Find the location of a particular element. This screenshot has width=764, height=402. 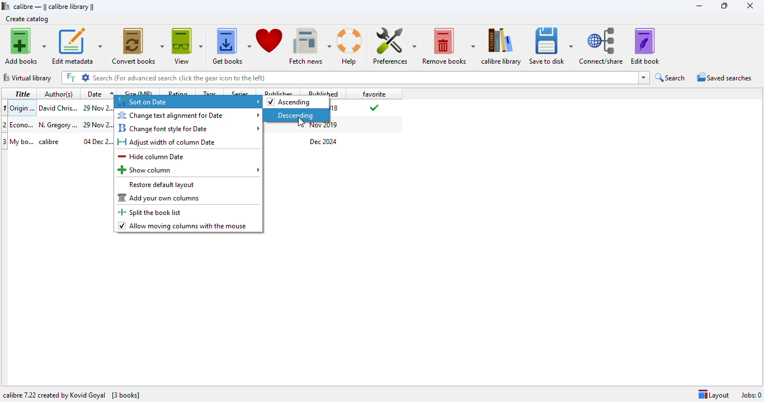

calibre library is located at coordinates (53, 6).